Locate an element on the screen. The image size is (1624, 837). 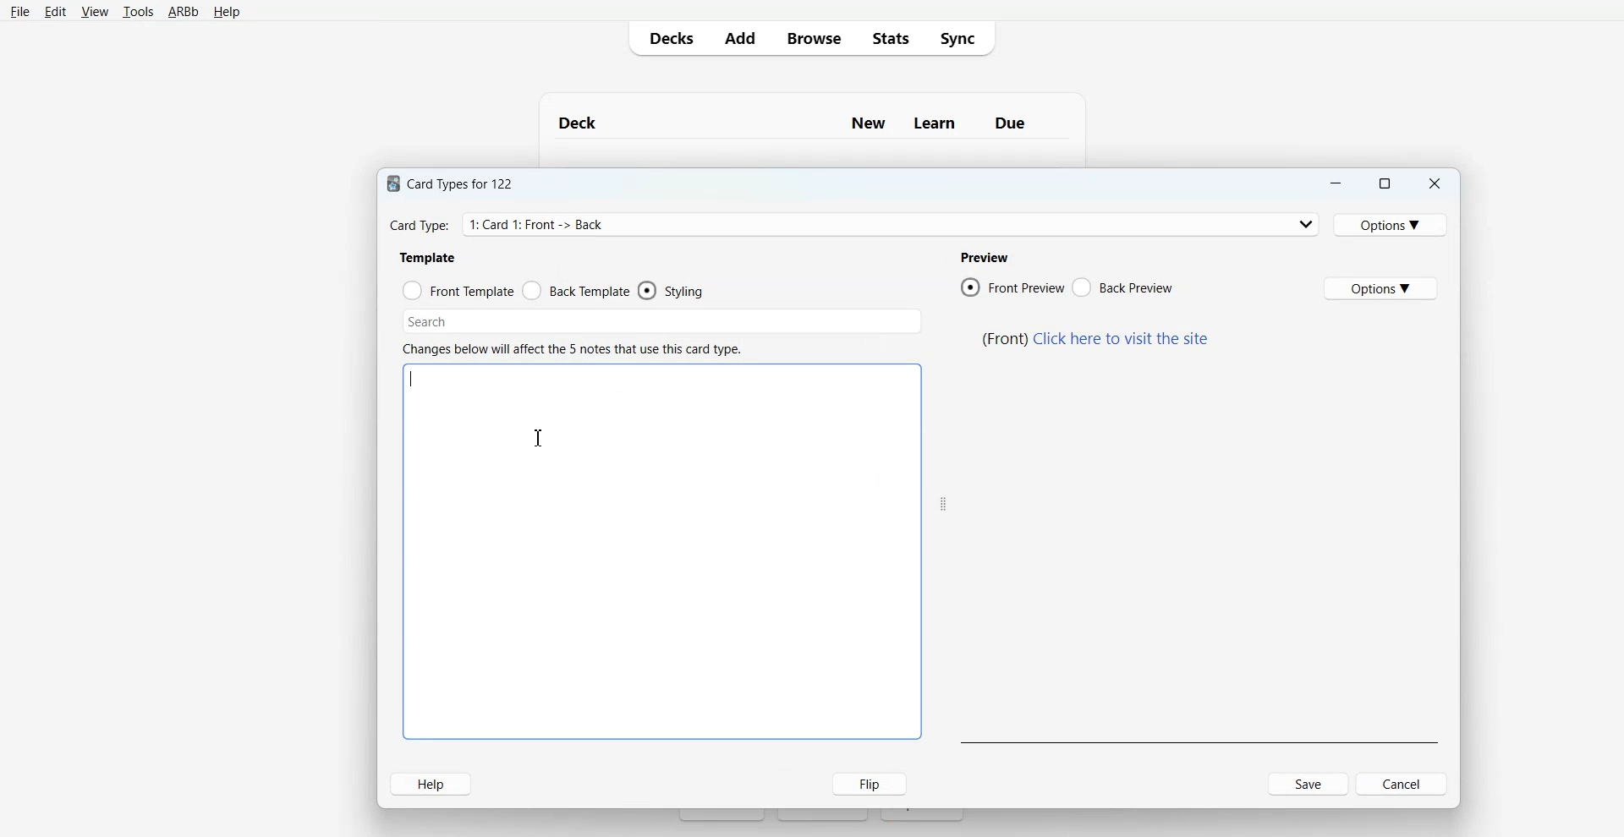
Back Preview is located at coordinates (1122, 287).